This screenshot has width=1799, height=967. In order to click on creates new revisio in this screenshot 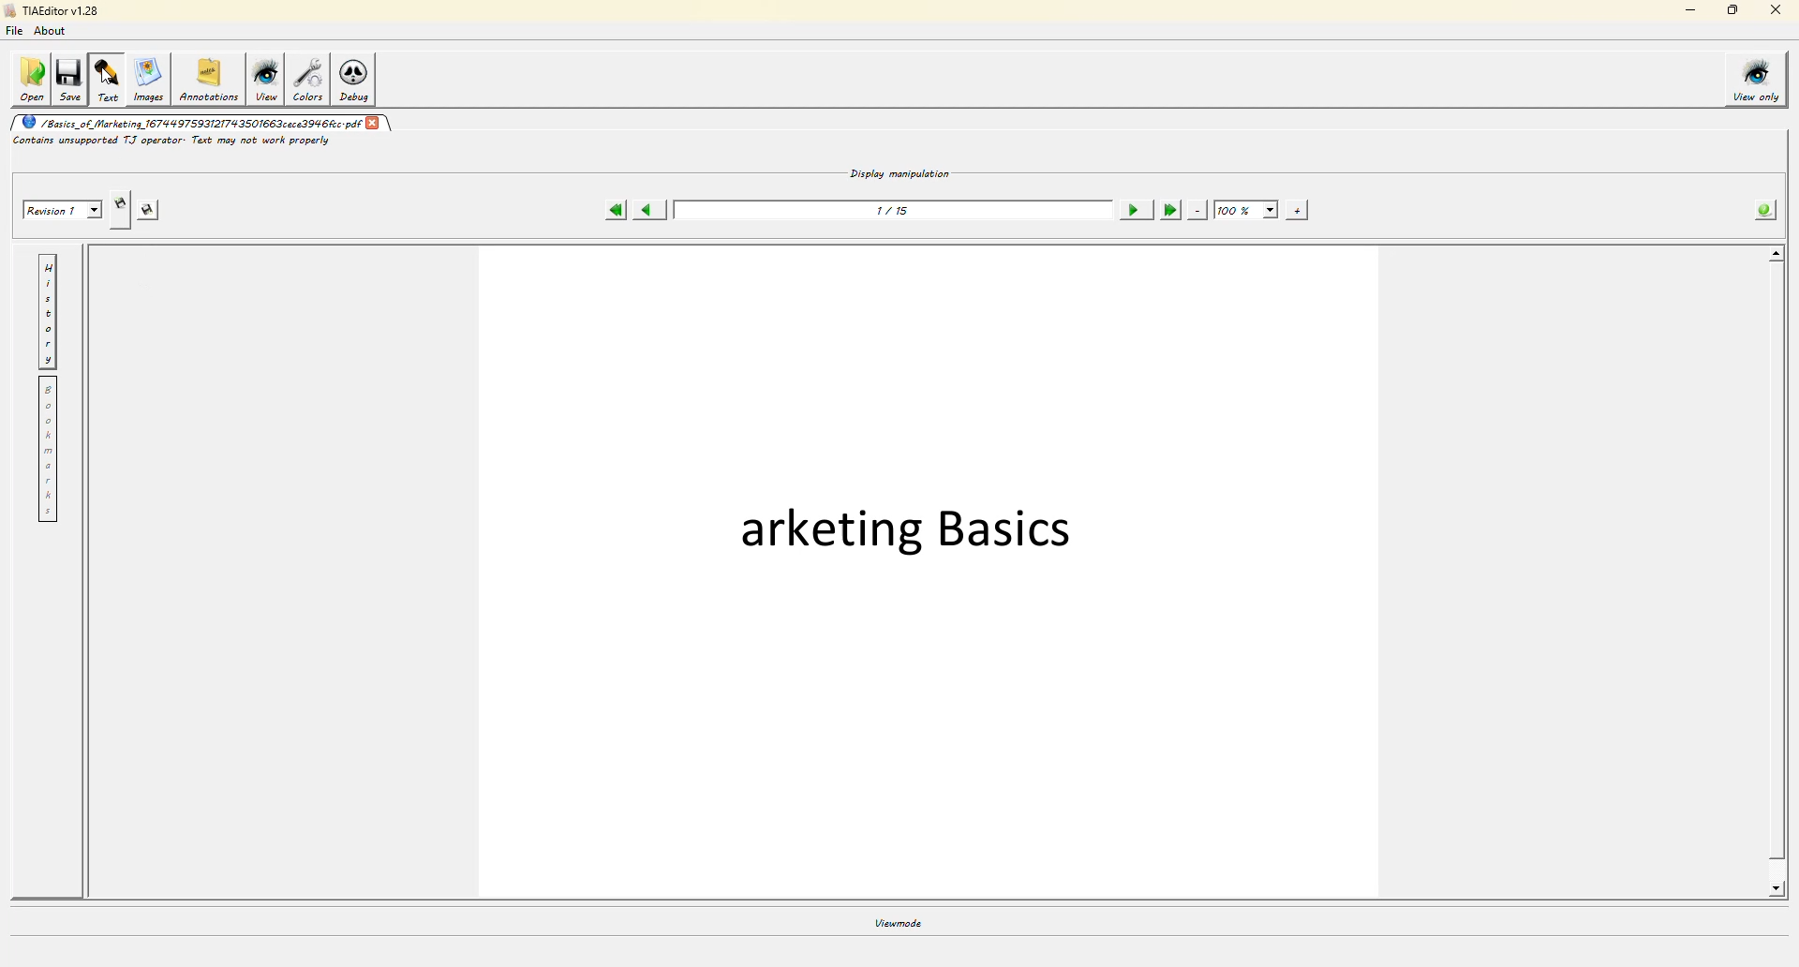, I will do `click(121, 201)`.